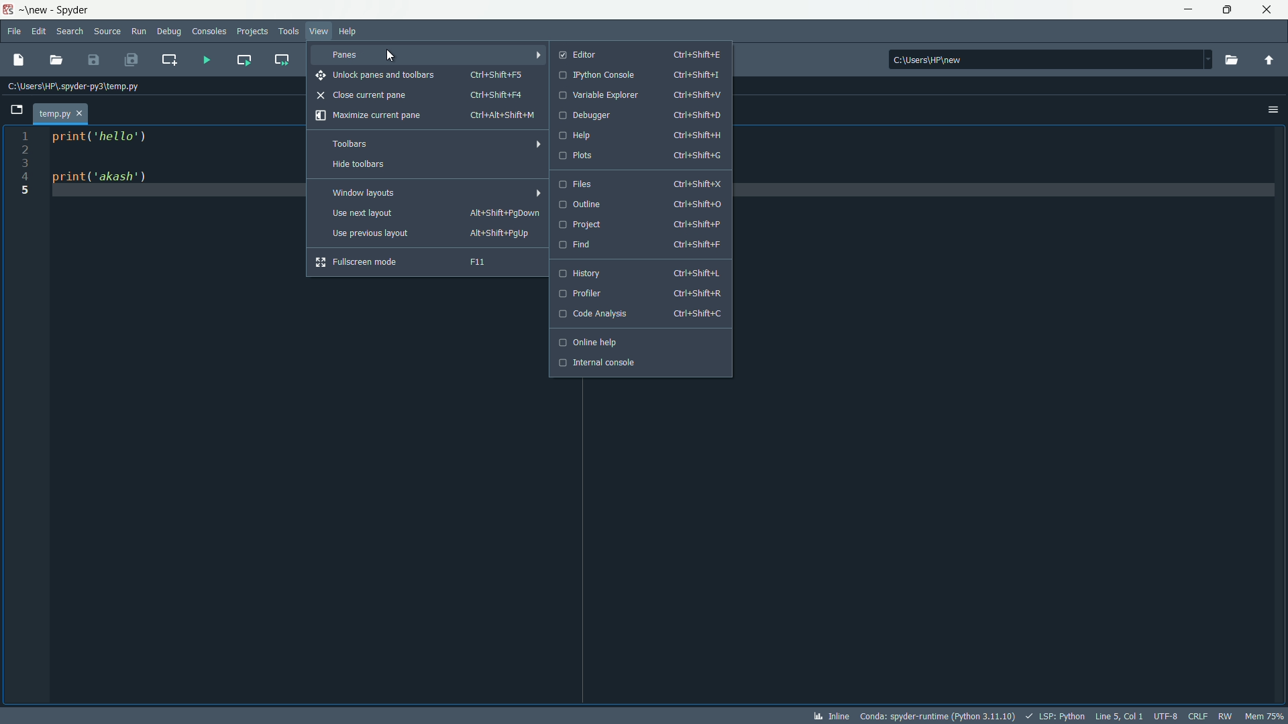  I want to click on ~\new, so click(38, 11).